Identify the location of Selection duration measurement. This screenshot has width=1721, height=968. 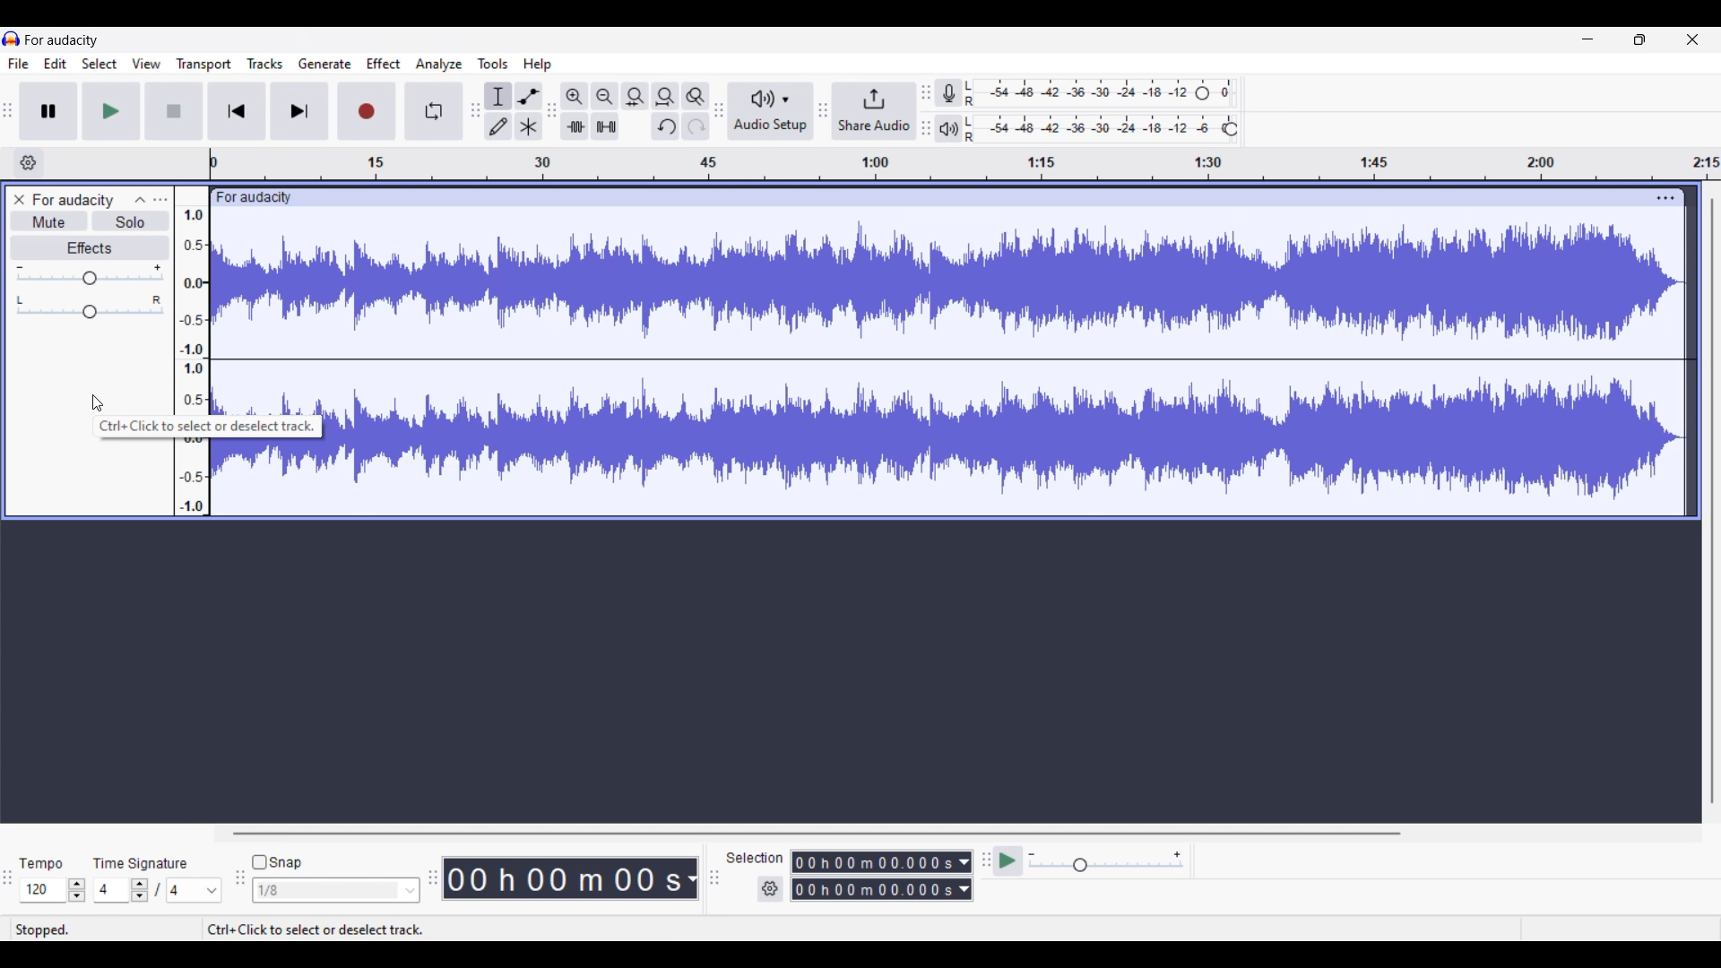
(964, 876).